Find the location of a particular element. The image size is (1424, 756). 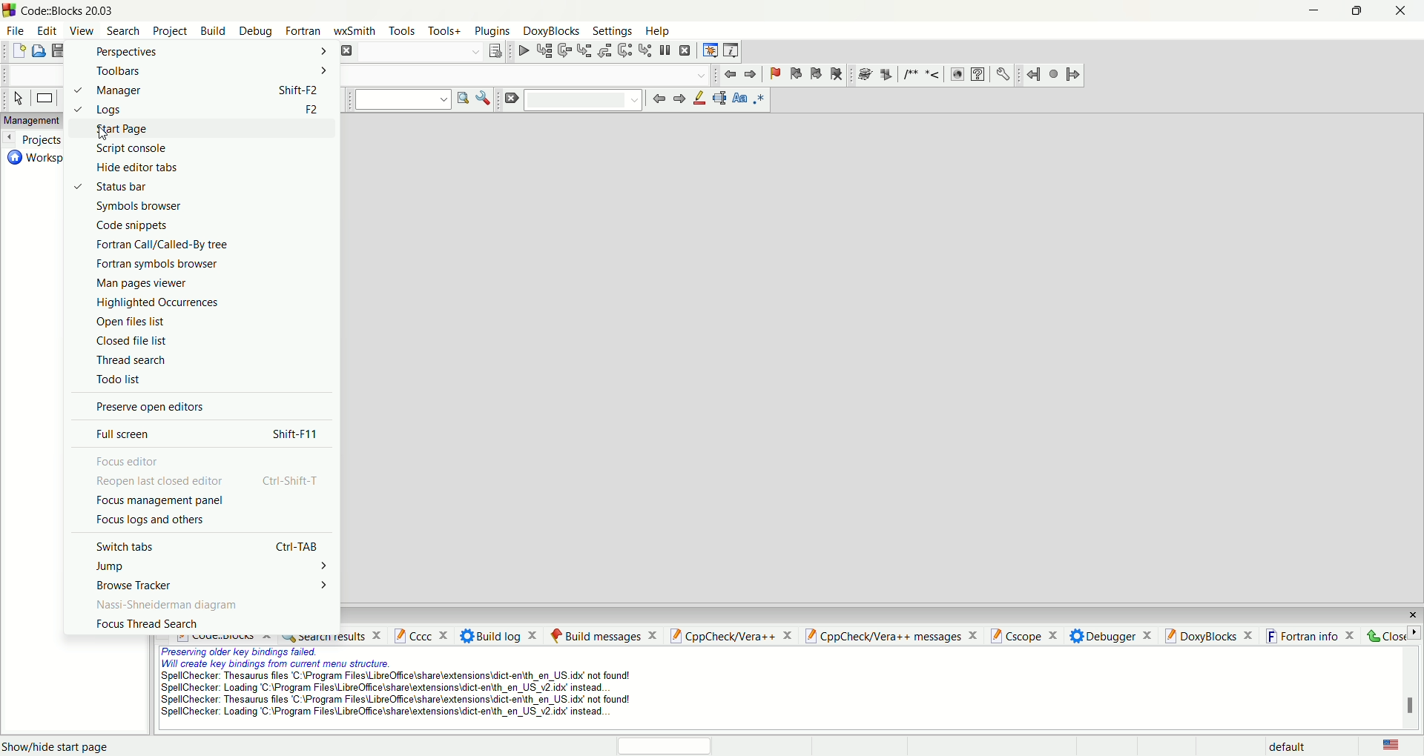

Cursor is located at coordinates (102, 130).